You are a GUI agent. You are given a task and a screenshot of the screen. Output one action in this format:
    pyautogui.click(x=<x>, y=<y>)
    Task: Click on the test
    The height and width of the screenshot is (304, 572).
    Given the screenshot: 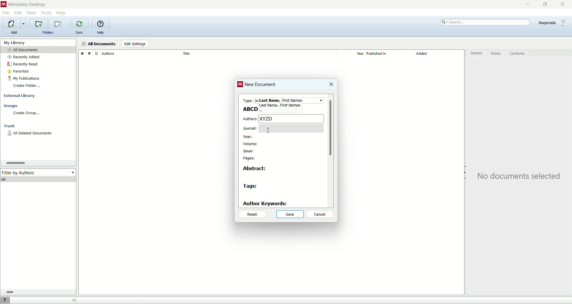 What is the action you would take?
    pyautogui.click(x=281, y=103)
    